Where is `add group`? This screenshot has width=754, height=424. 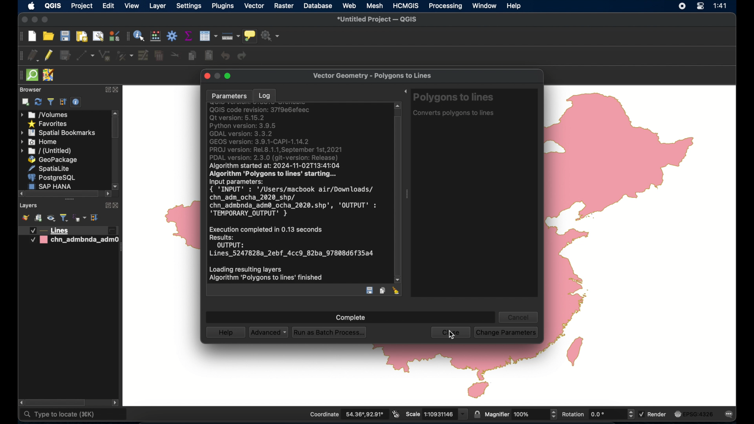 add group is located at coordinates (38, 217).